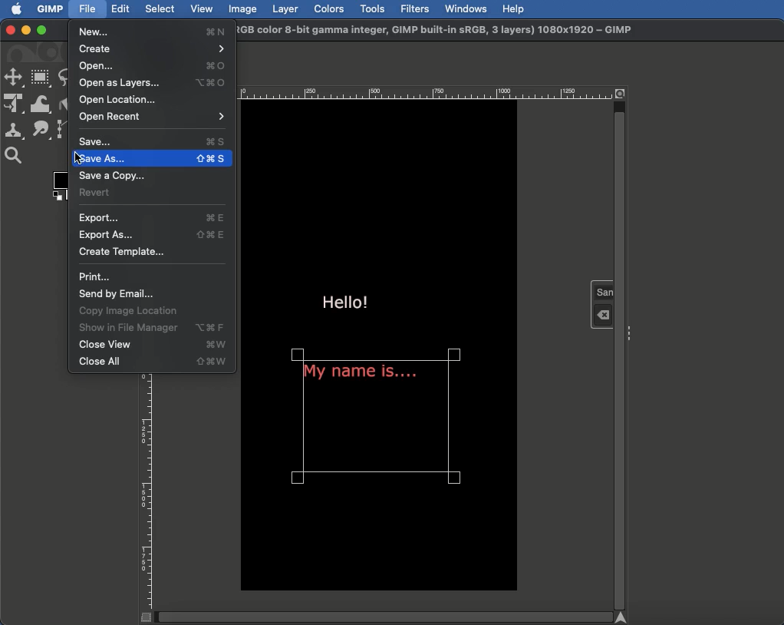 The height and width of the screenshot is (625, 784). Describe the element at coordinates (41, 128) in the screenshot. I see `Smudge tool` at that location.